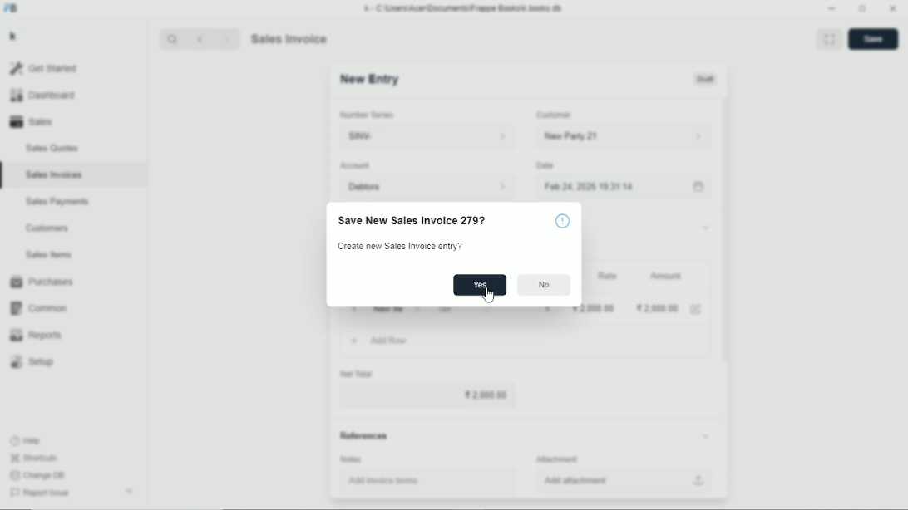 This screenshot has width=908, height=510. Describe the element at coordinates (397, 312) in the screenshot. I see `New item 06` at that location.